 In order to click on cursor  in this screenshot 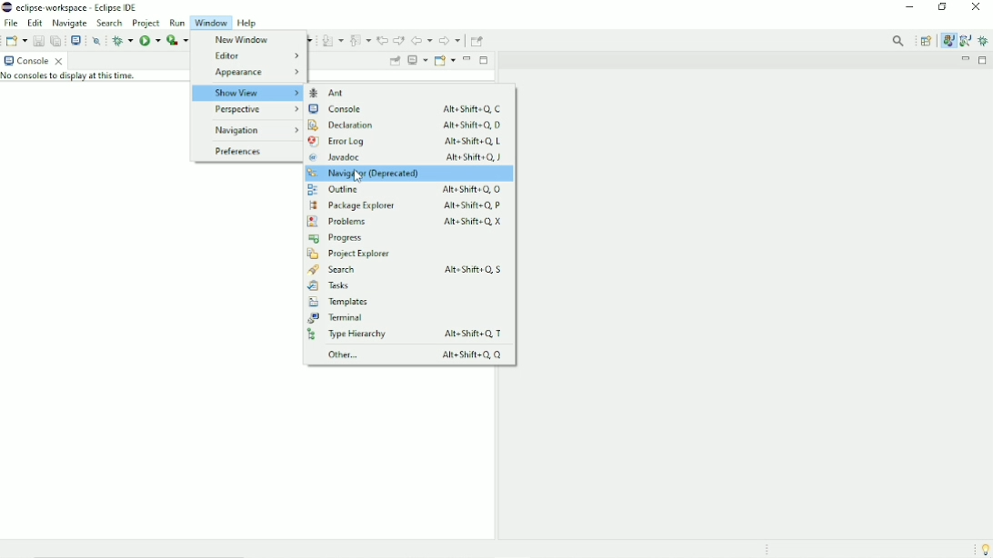, I will do `click(360, 175)`.